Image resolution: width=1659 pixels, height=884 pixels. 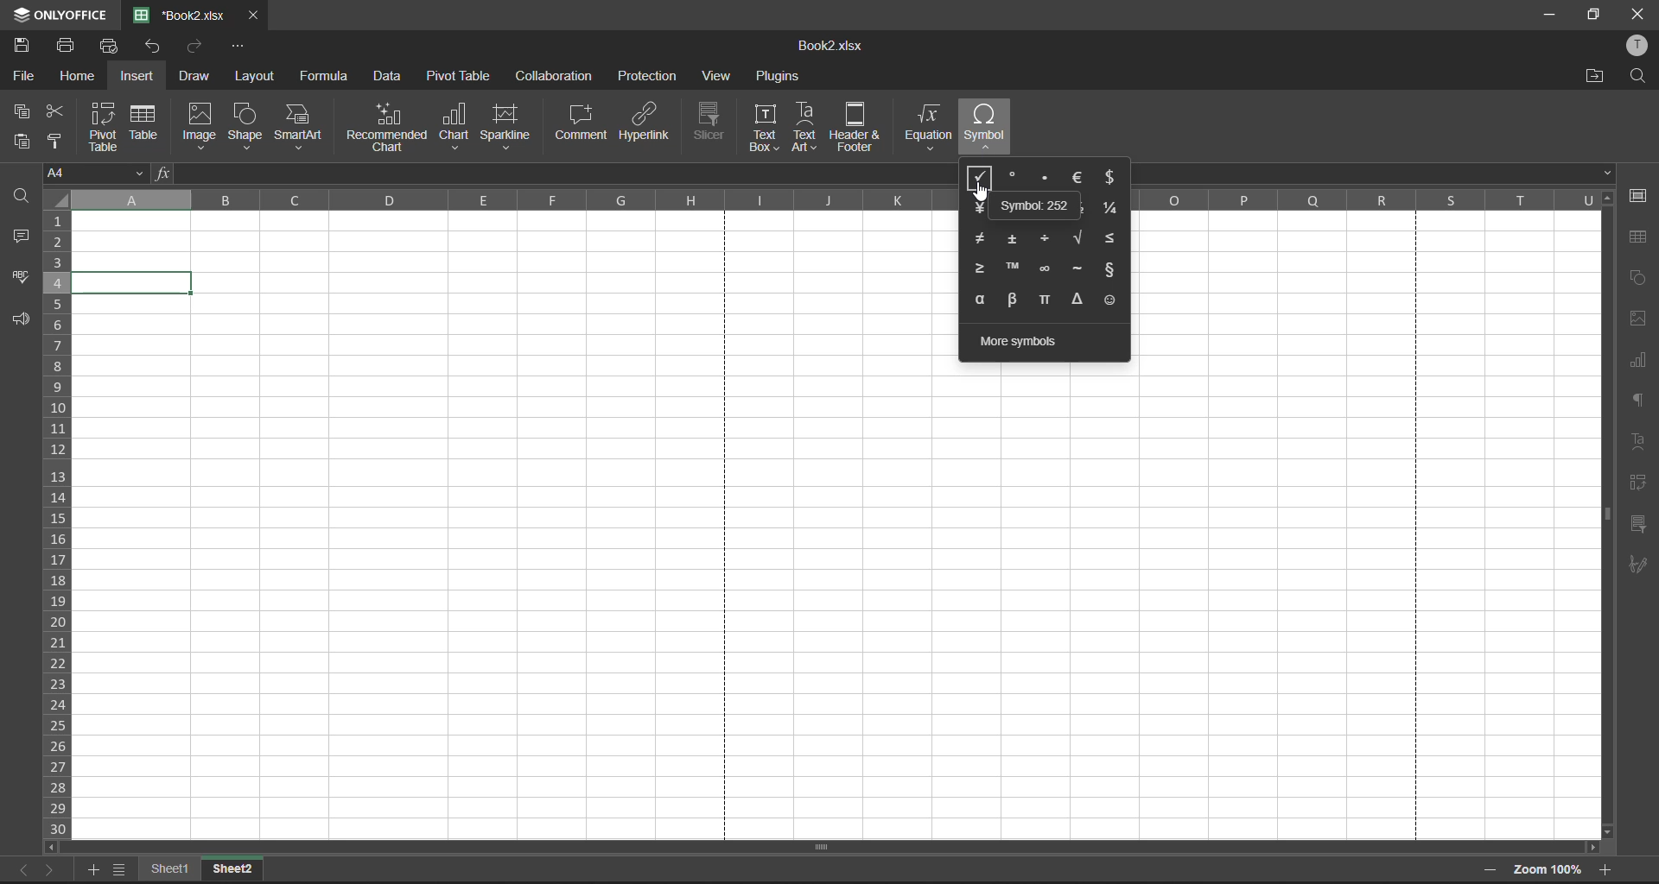 What do you see at coordinates (22, 280) in the screenshot?
I see `spellcheck` at bounding box center [22, 280].